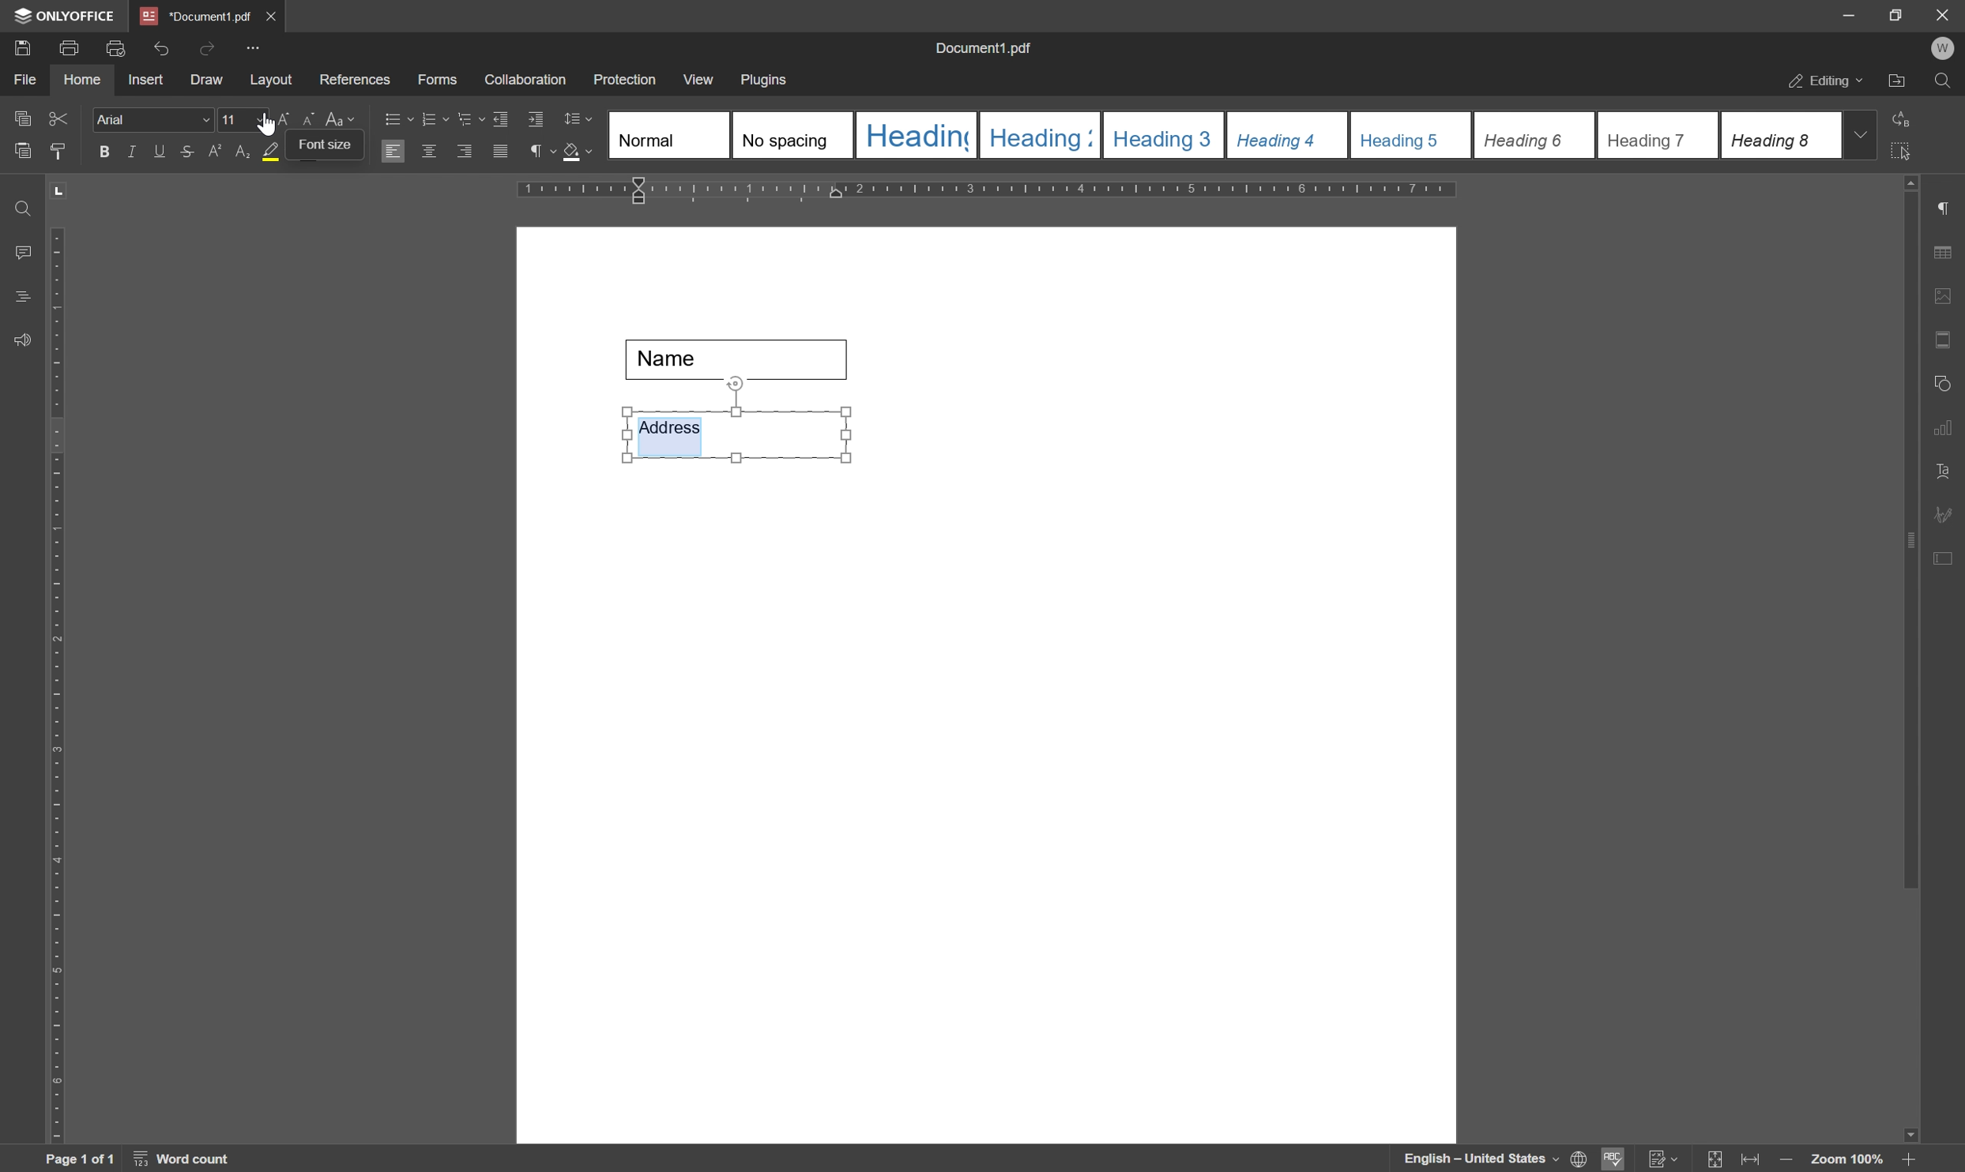 Image resolution: width=1965 pixels, height=1172 pixels. What do you see at coordinates (578, 154) in the screenshot?
I see `shading` at bounding box center [578, 154].